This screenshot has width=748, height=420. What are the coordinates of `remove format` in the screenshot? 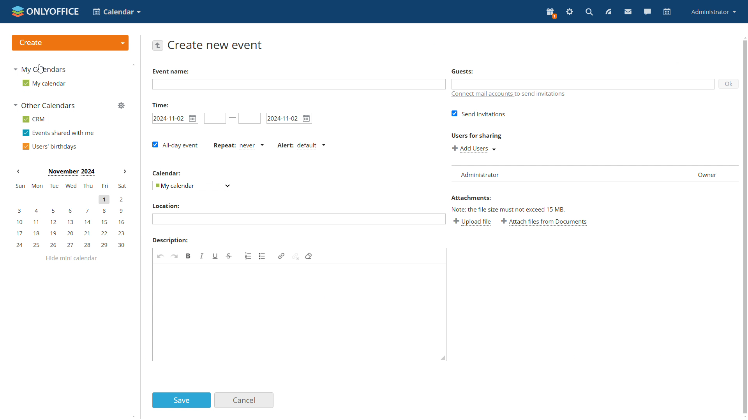 It's located at (309, 256).